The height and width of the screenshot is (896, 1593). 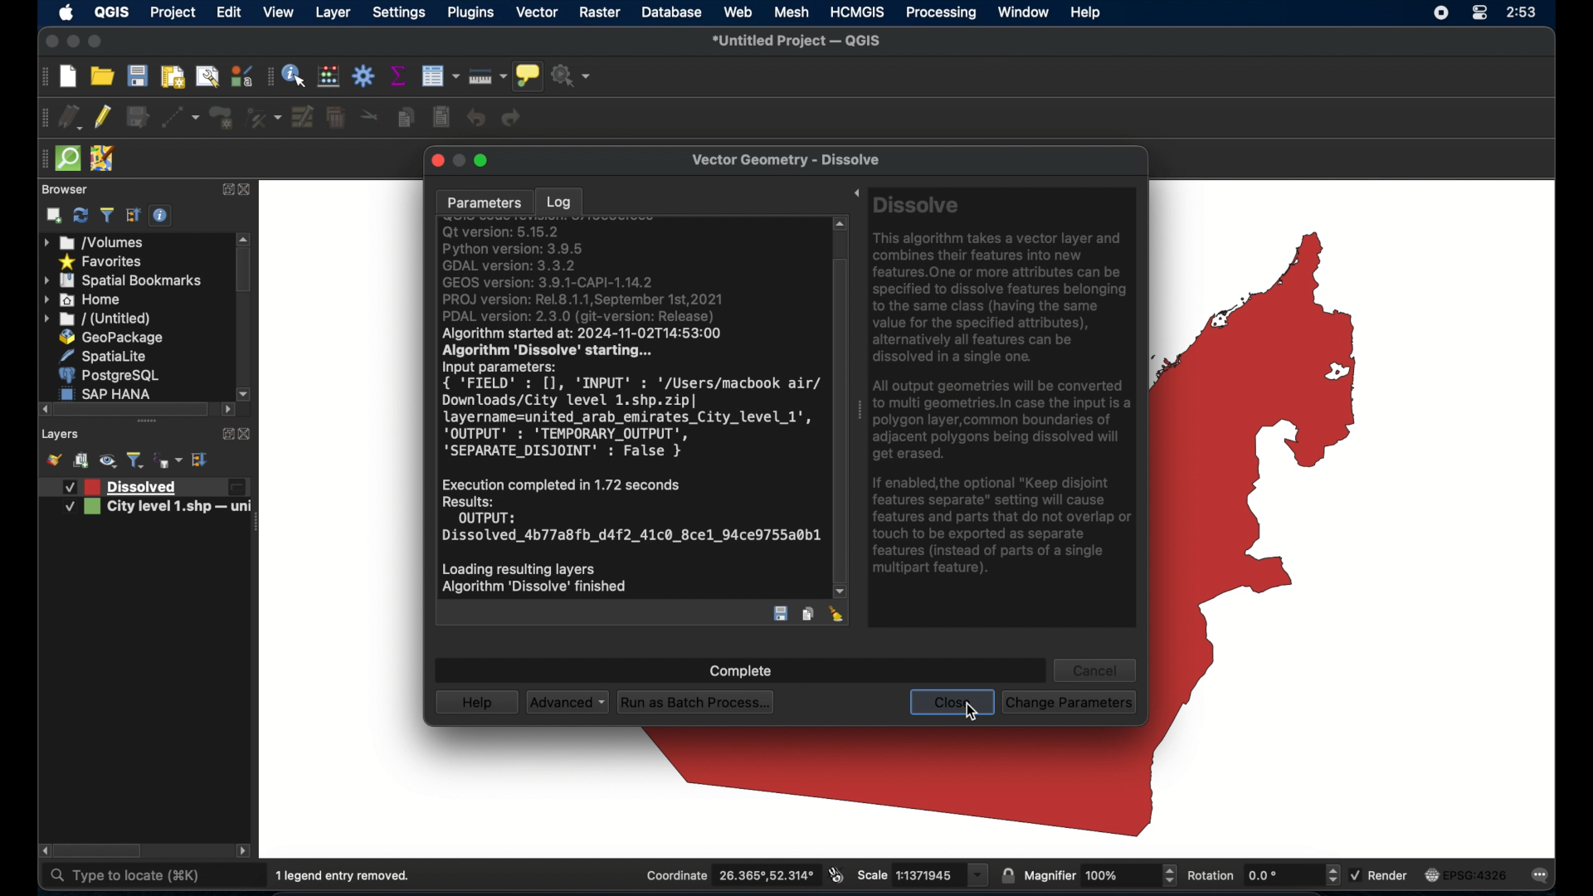 I want to click on messages, so click(x=1544, y=876).